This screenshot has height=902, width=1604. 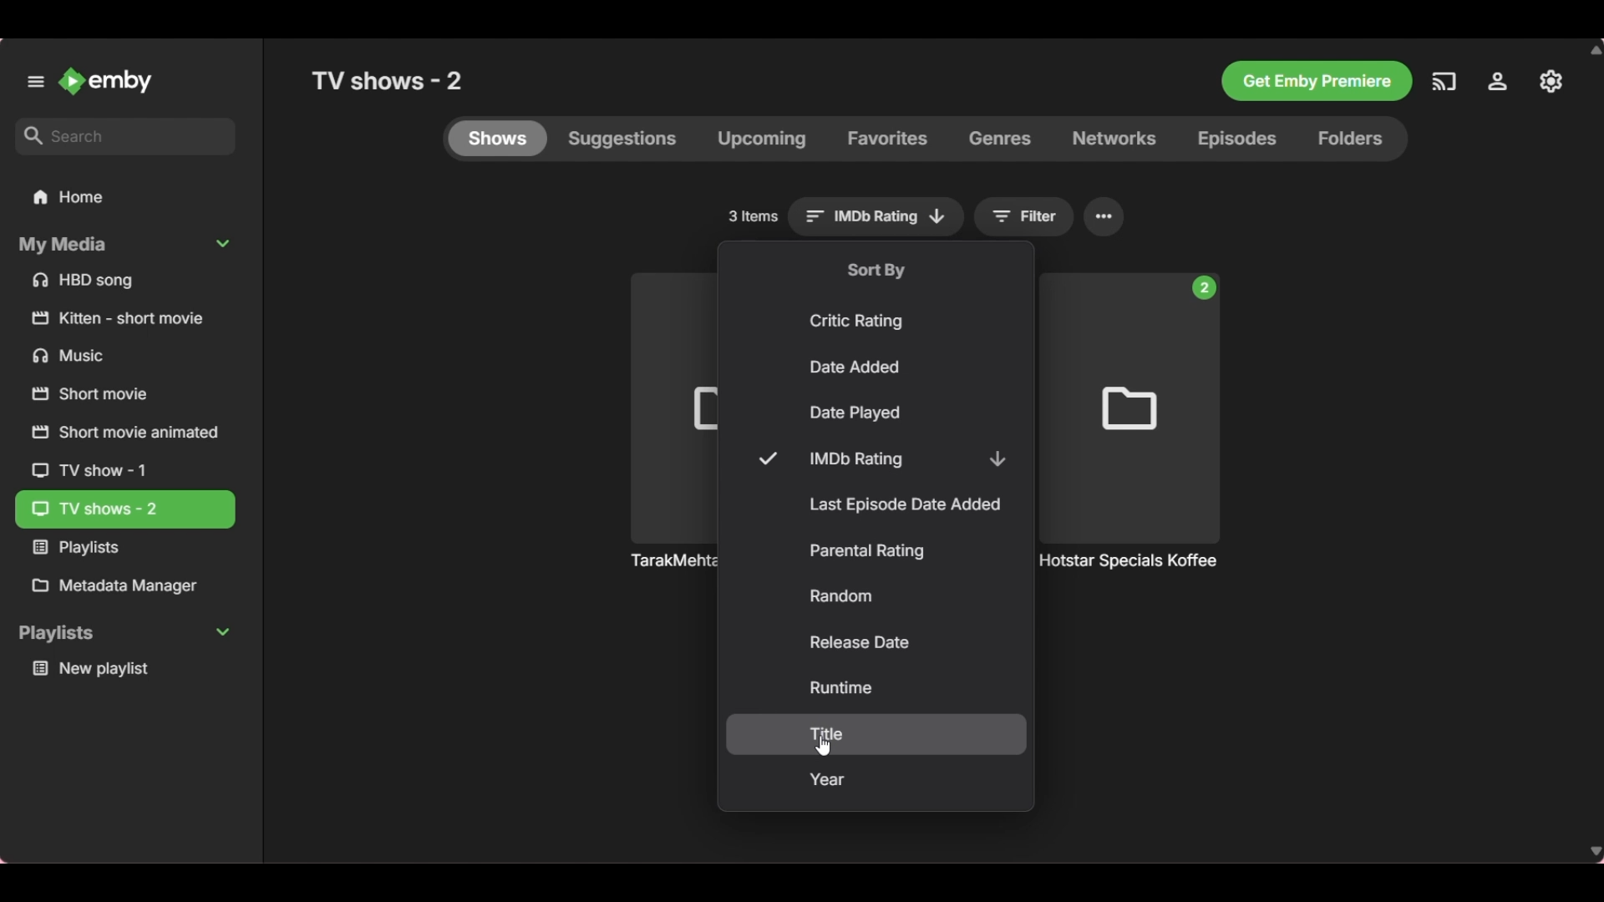 I want to click on Title of current selection, so click(x=390, y=79).